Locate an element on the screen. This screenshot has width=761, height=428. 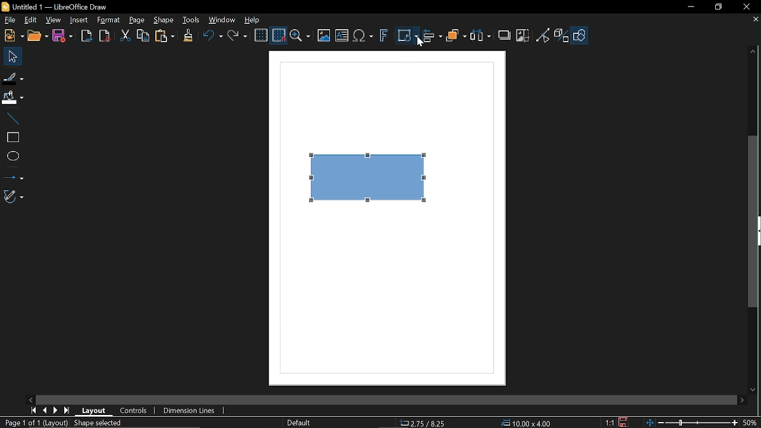
Cursor is located at coordinates (419, 44).